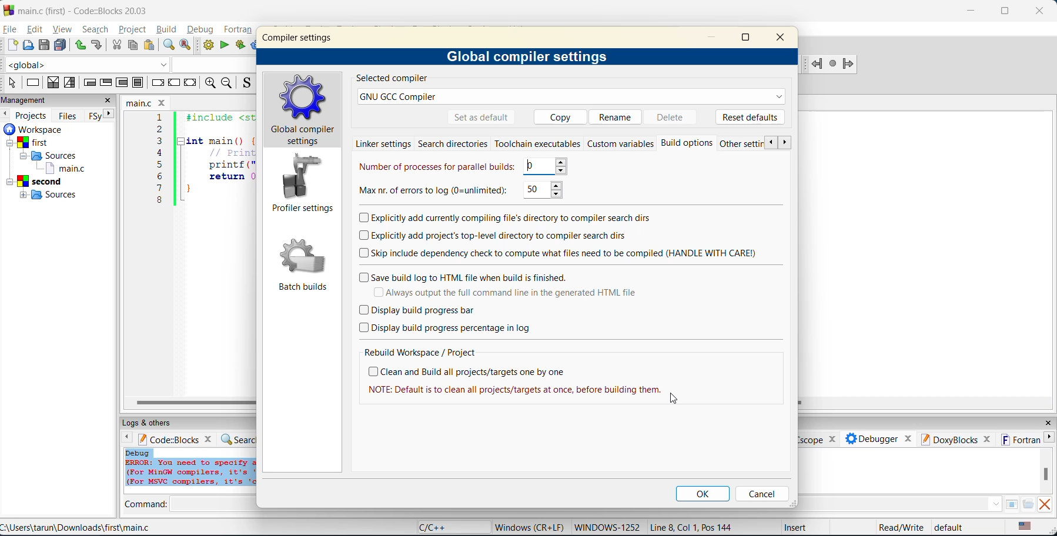  Describe the element at coordinates (391, 79) in the screenshot. I see `selected compiler` at that location.